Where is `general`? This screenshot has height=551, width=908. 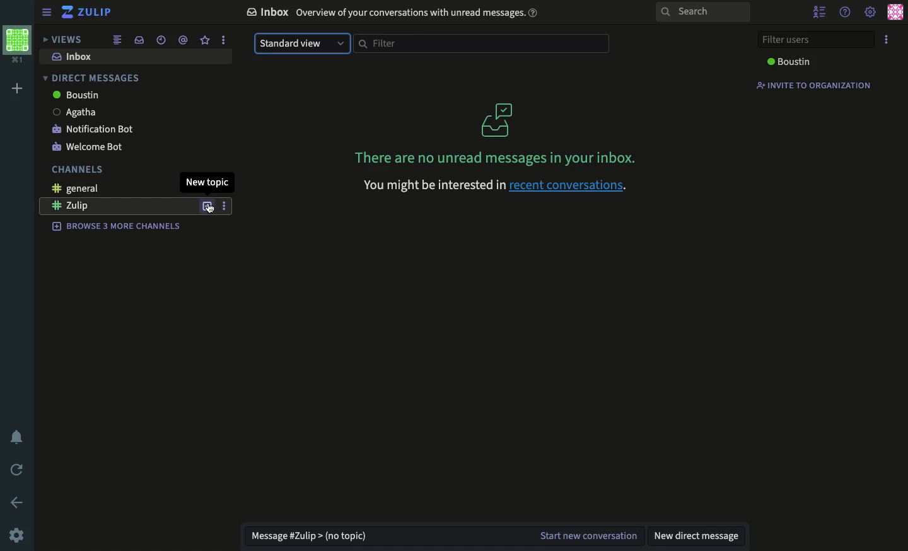
general is located at coordinates (70, 188).